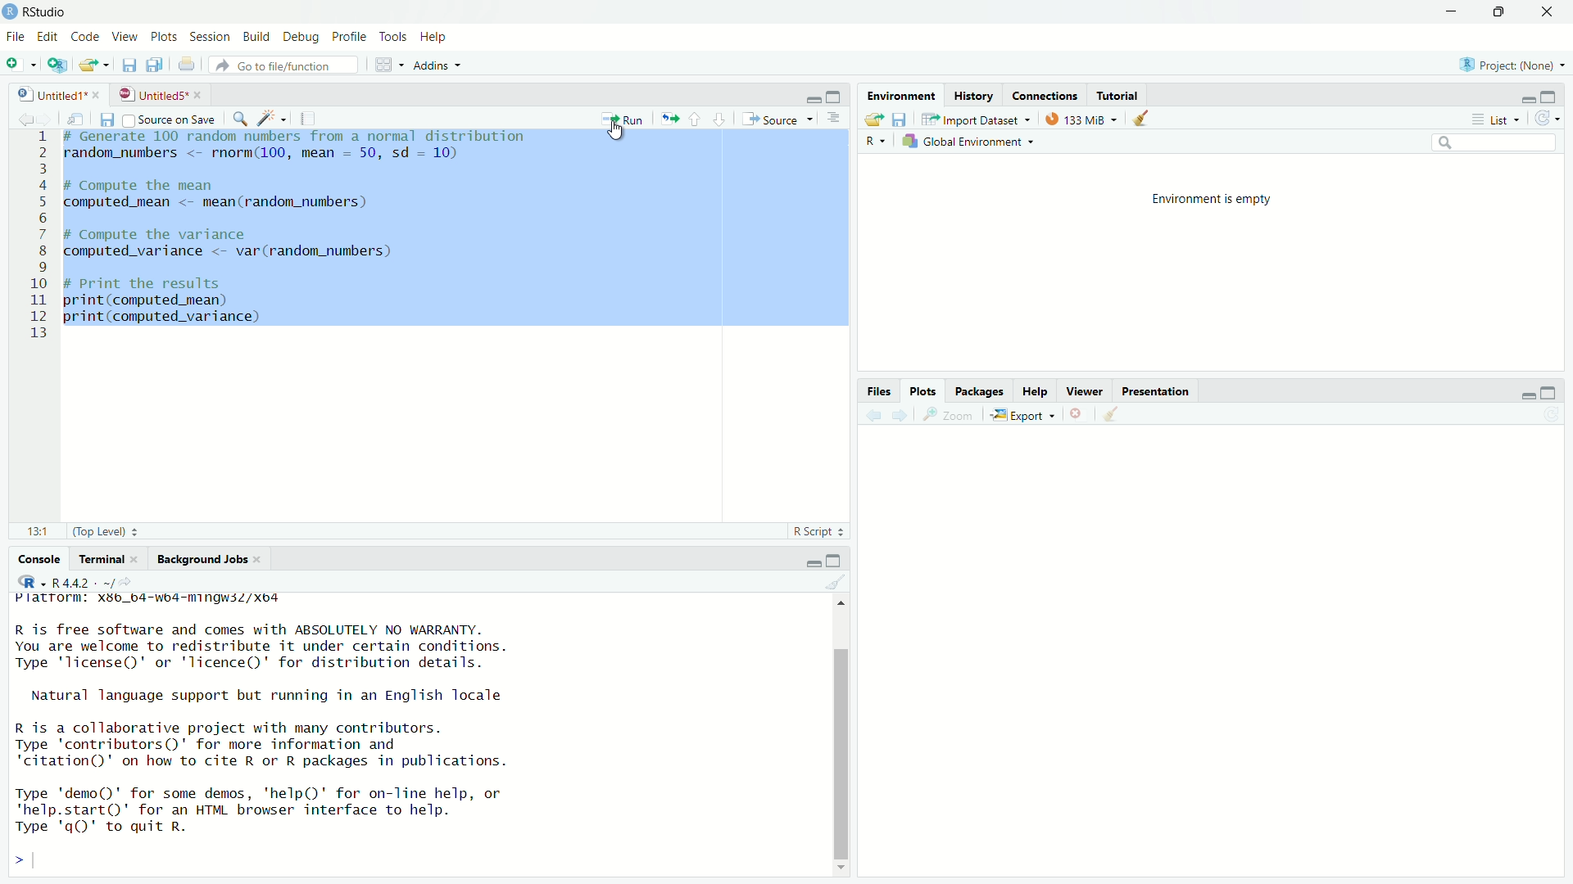 Image resolution: width=1573 pixels, height=884 pixels. I want to click on serial numbers, so click(33, 236).